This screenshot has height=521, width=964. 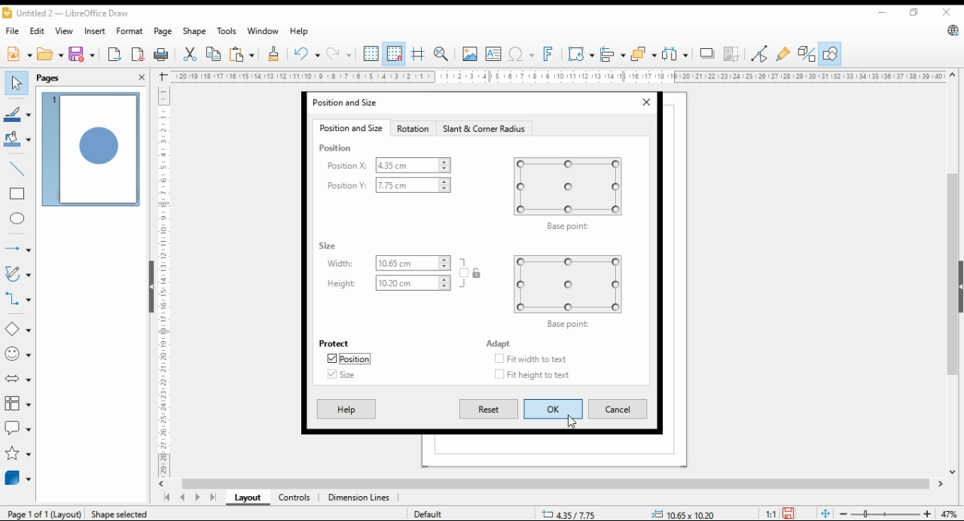 I want to click on position and size, so click(x=351, y=128).